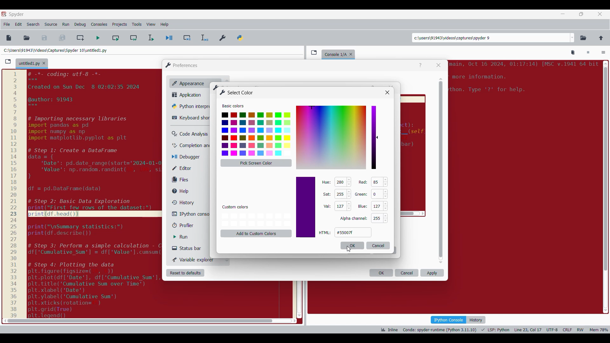 Image resolution: width=610 pixels, height=343 pixels. I want to click on Run file, so click(98, 38).